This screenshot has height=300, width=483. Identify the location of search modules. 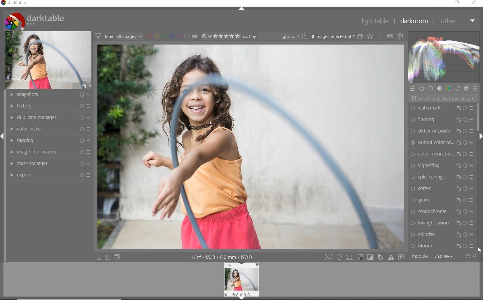
(443, 99).